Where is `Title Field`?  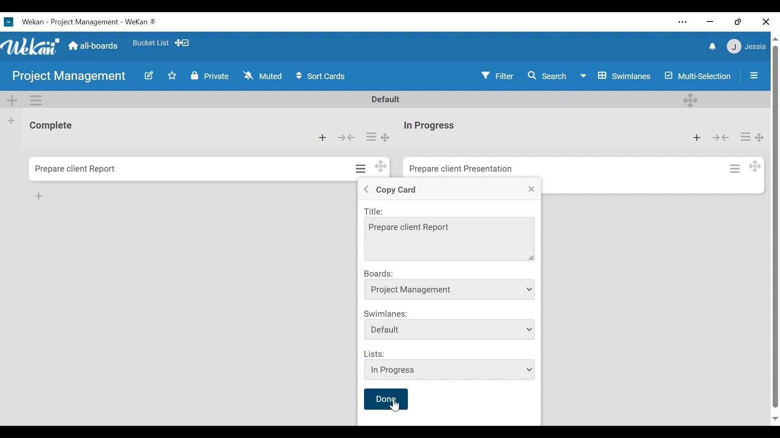 Title Field is located at coordinates (449, 239).